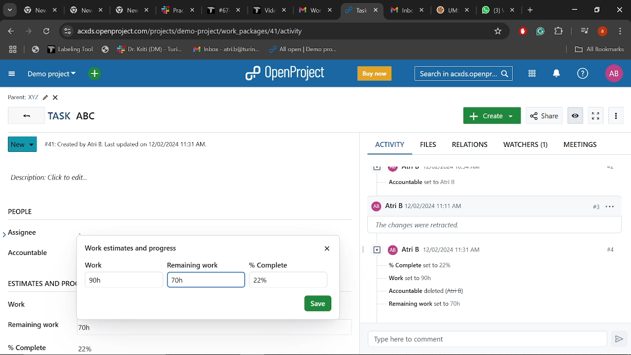  What do you see at coordinates (96, 265) in the screenshot?
I see `work` at bounding box center [96, 265].